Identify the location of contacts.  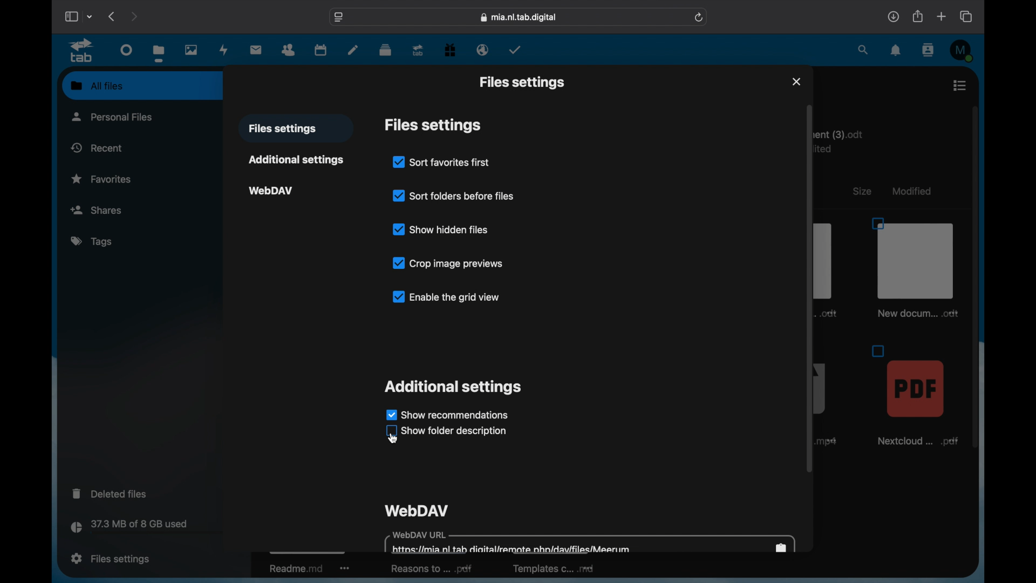
(289, 50).